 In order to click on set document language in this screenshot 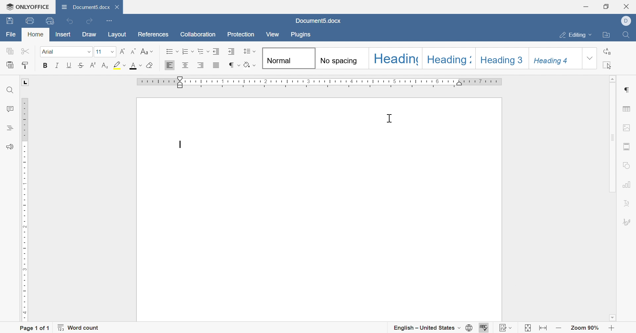, I will do `click(469, 327)`.